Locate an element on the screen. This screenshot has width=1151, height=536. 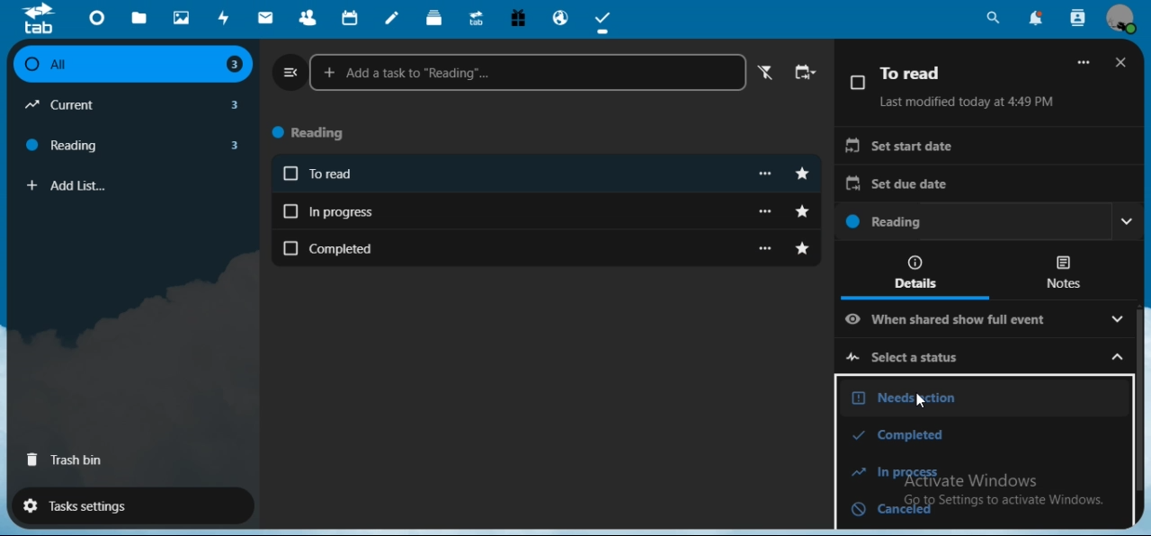
More is located at coordinates (1085, 62).